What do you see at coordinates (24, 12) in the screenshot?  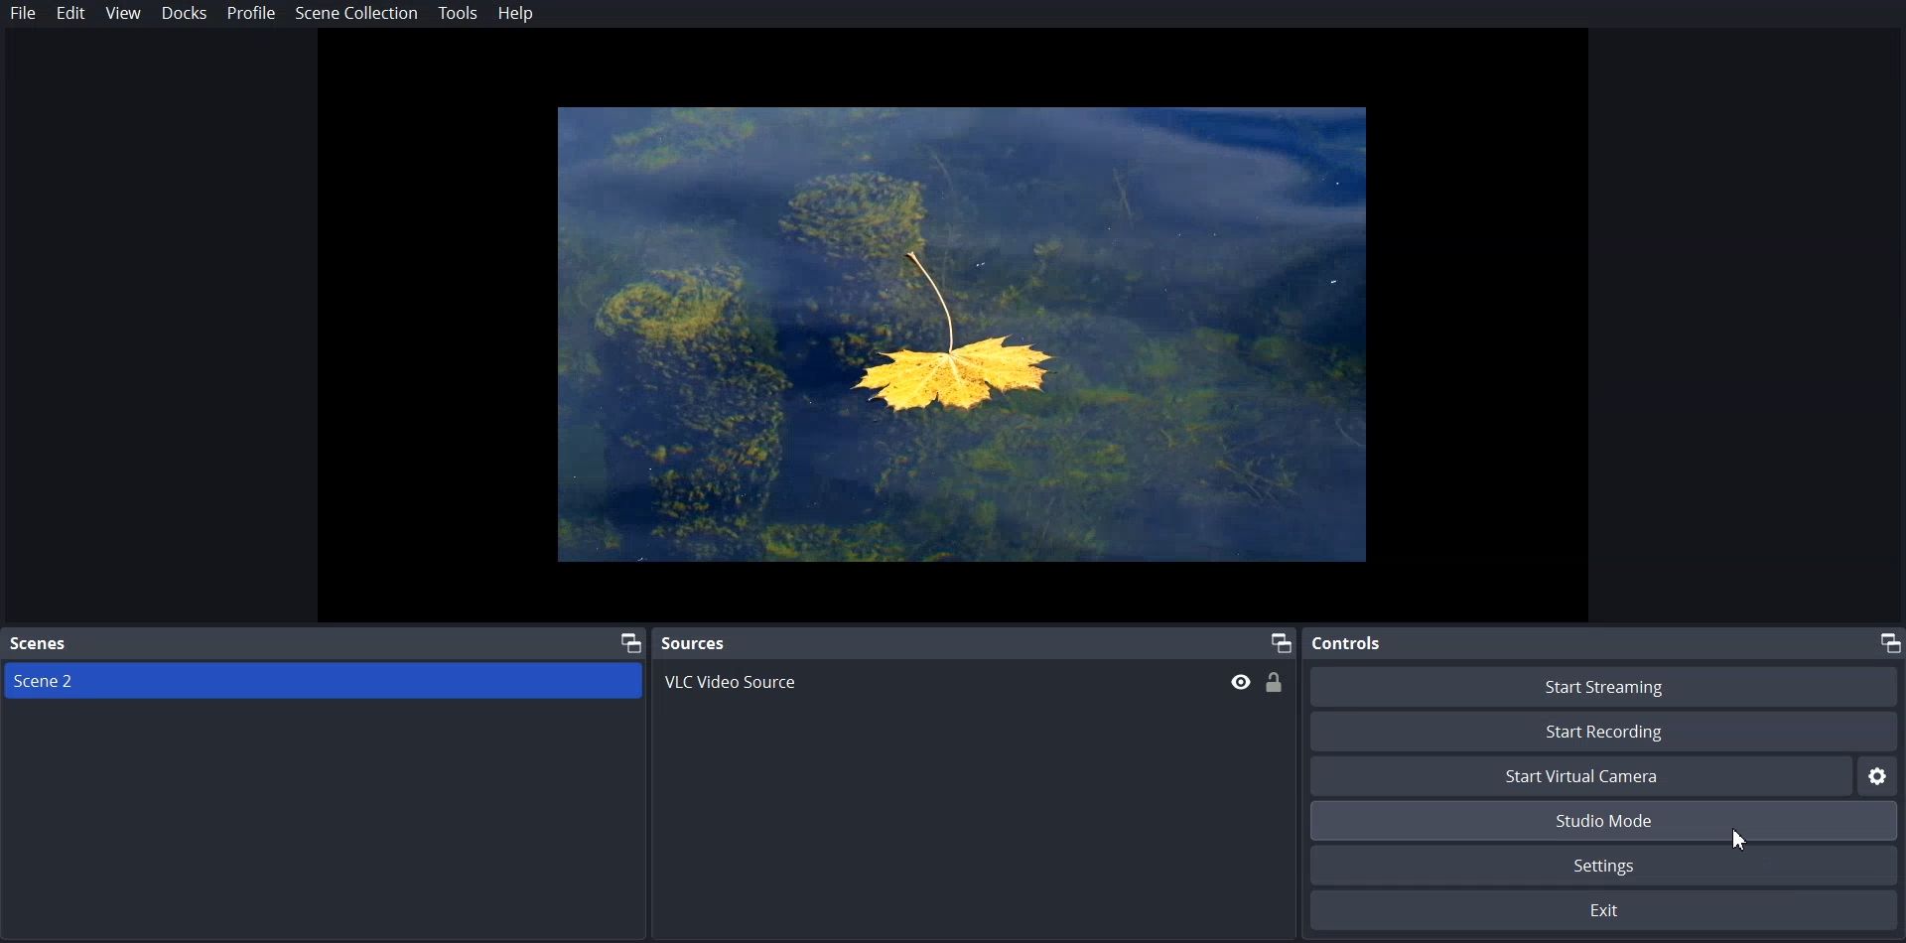 I see `File` at bounding box center [24, 12].